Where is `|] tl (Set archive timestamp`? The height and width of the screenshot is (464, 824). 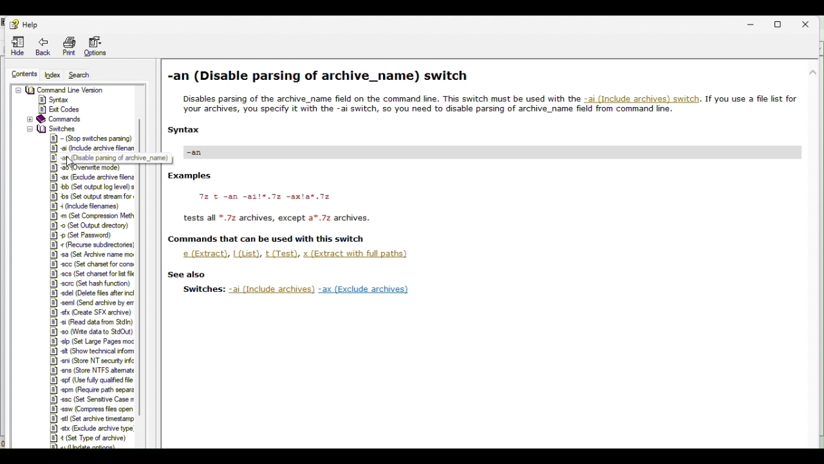
|] tl (Set archive timestamp is located at coordinates (90, 419).